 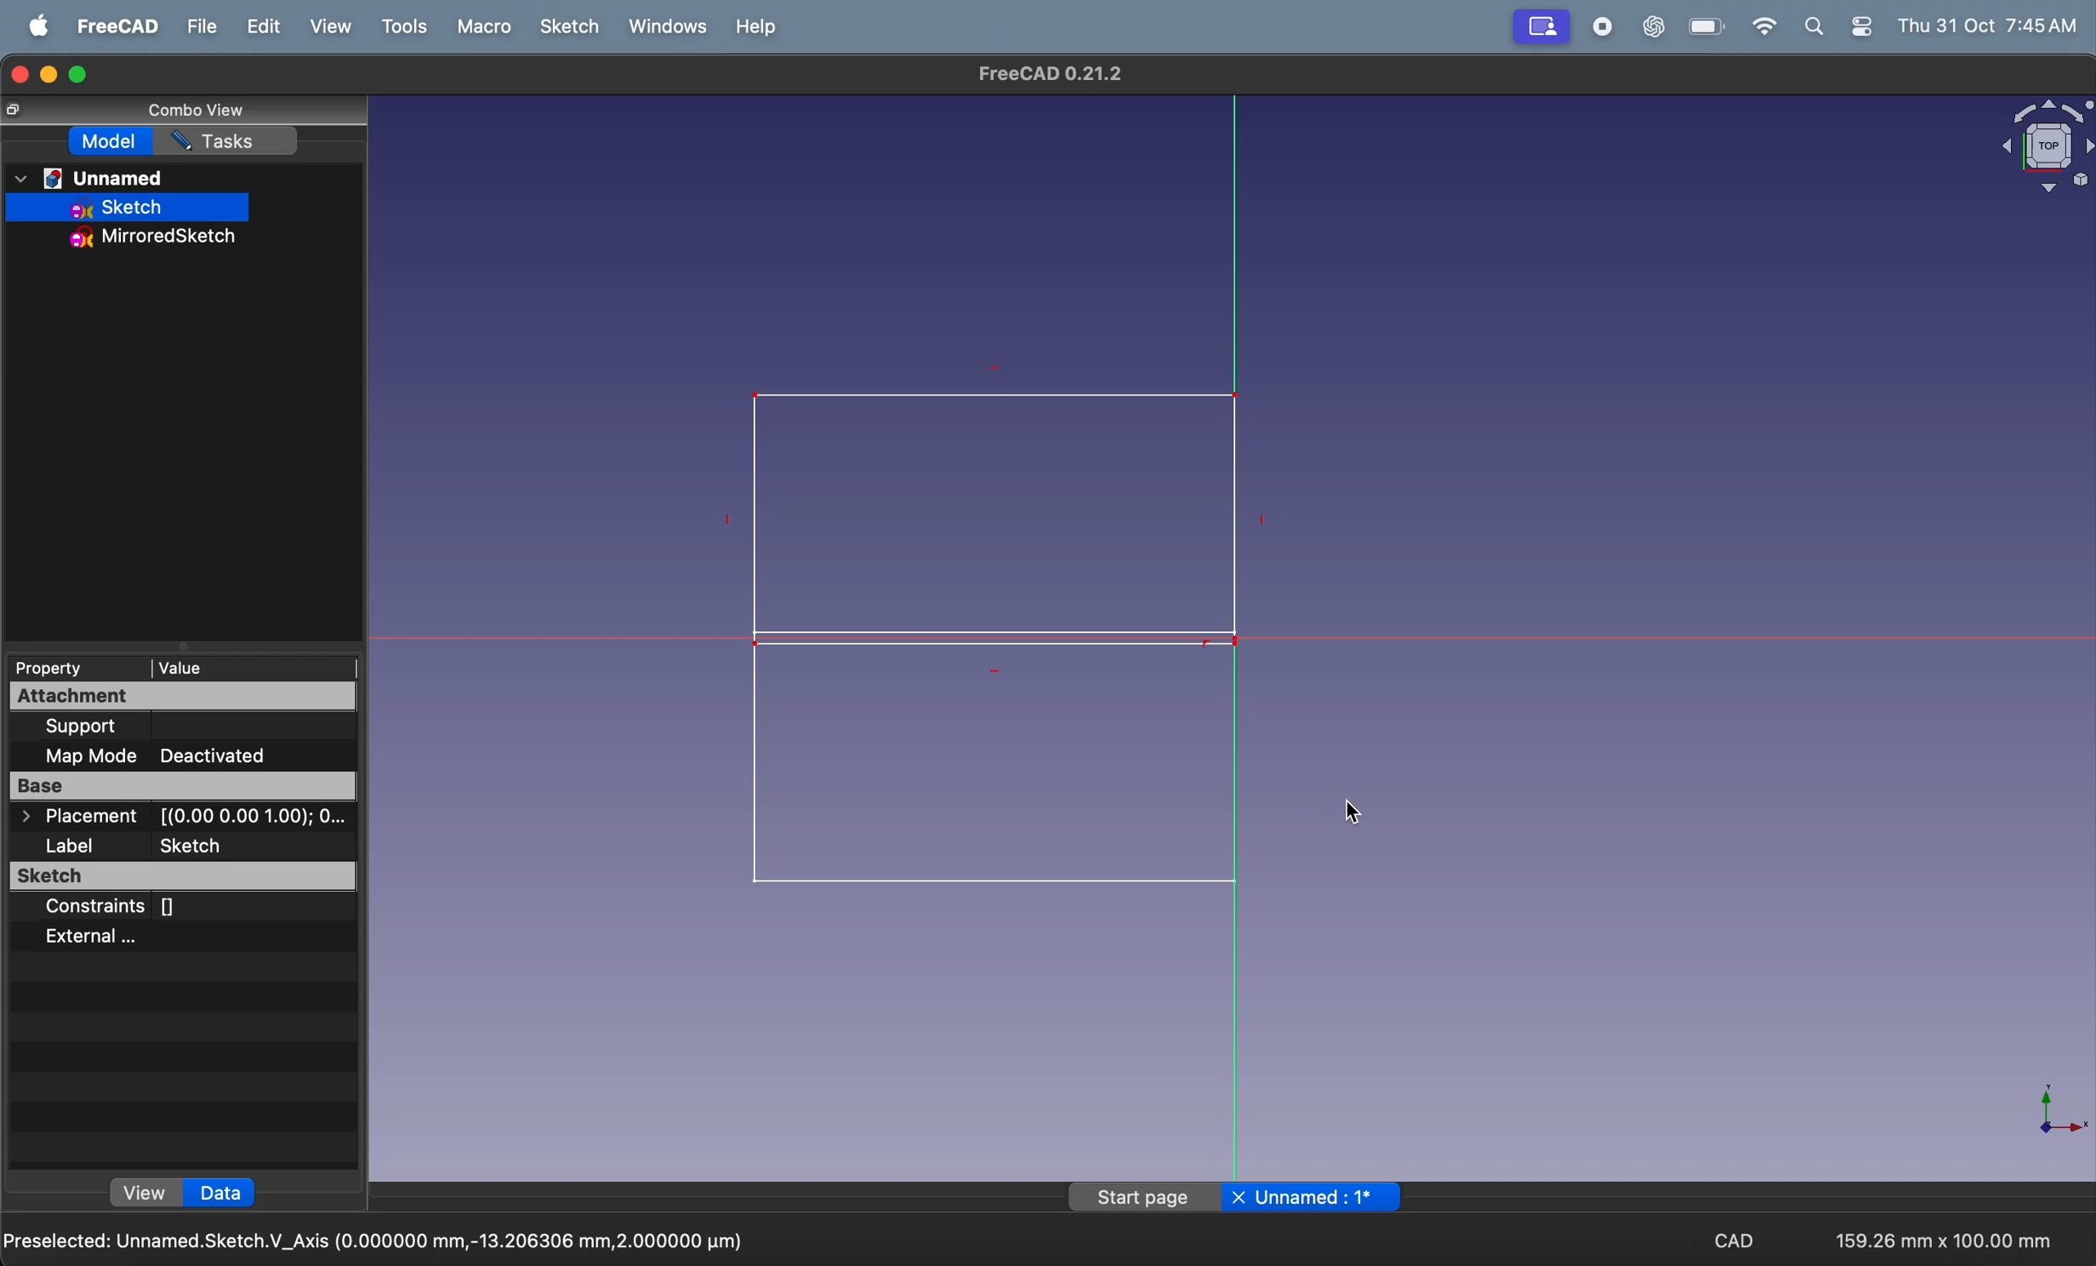 What do you see at coordinates (174, 818) in the screenshot?
I see `placement` at bounding box center [174, 818].